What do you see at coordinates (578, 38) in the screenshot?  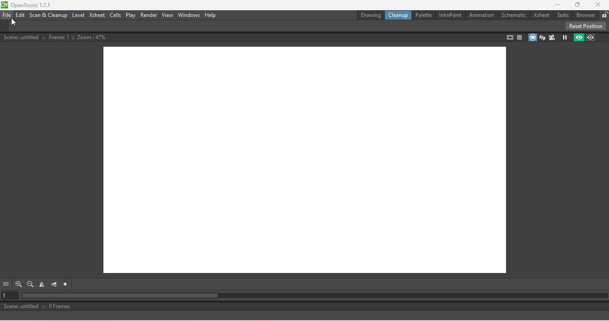 I see `Preview` at bounding box center [578, 38].